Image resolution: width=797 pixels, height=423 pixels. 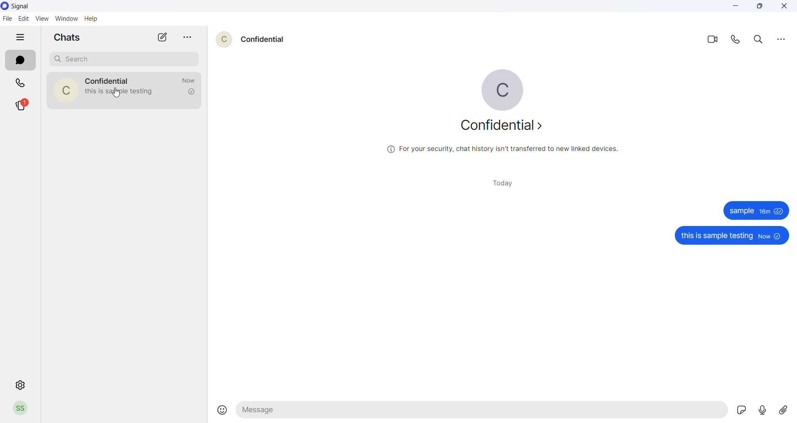 What do you see at coordinates (19, 385) in the screenshot?
I see `settings ` at bounding box center [19, 385].